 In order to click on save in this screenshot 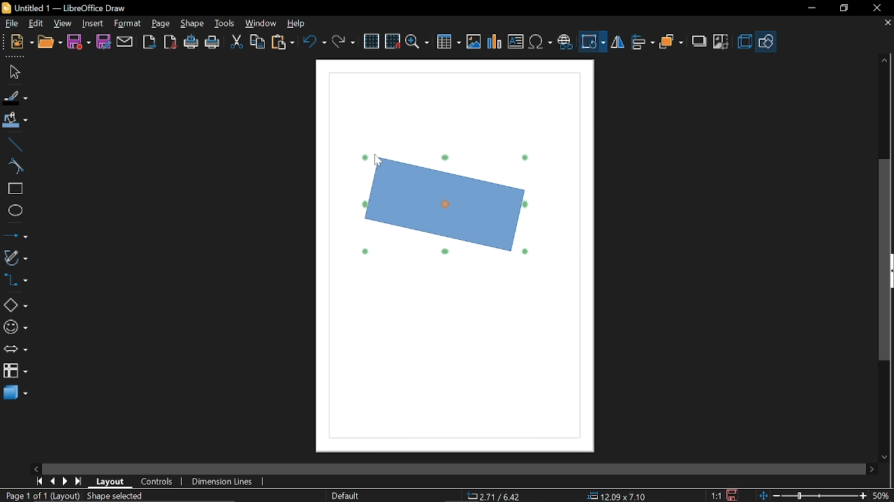, I will do `click(734, 494)`.